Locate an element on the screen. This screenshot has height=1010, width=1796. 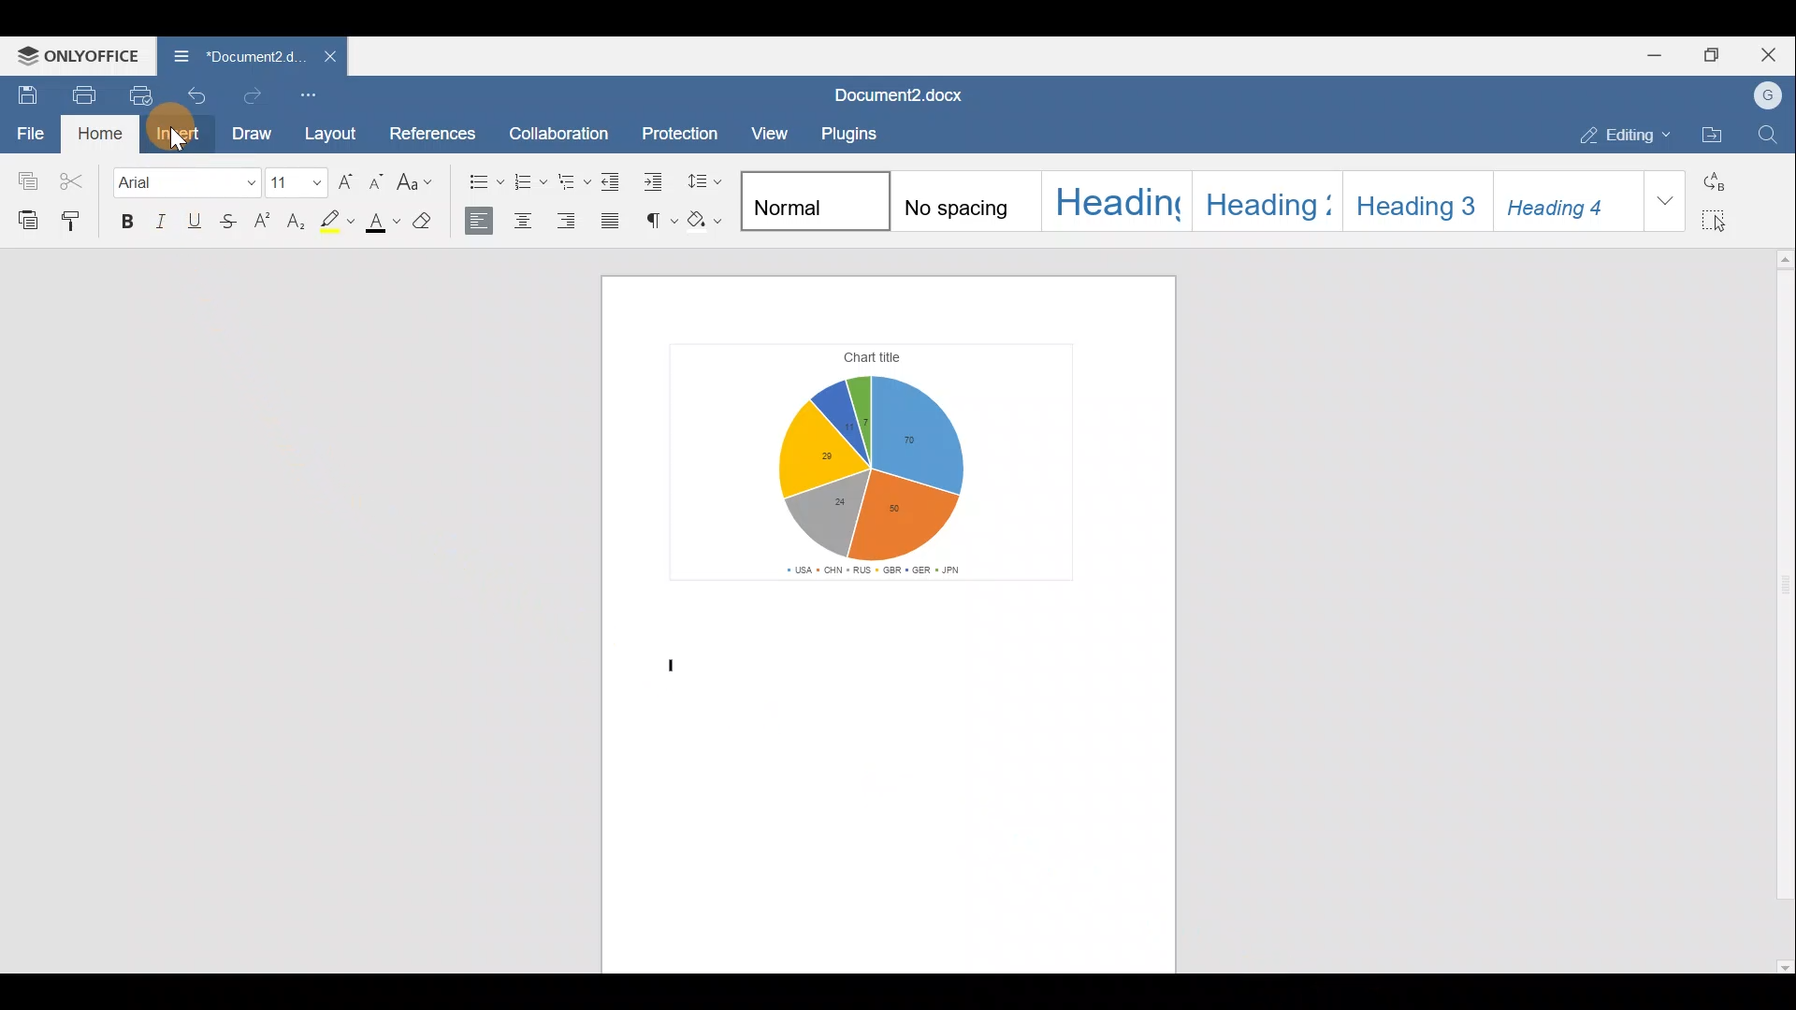
Document name is located at coordinates (226, 56).